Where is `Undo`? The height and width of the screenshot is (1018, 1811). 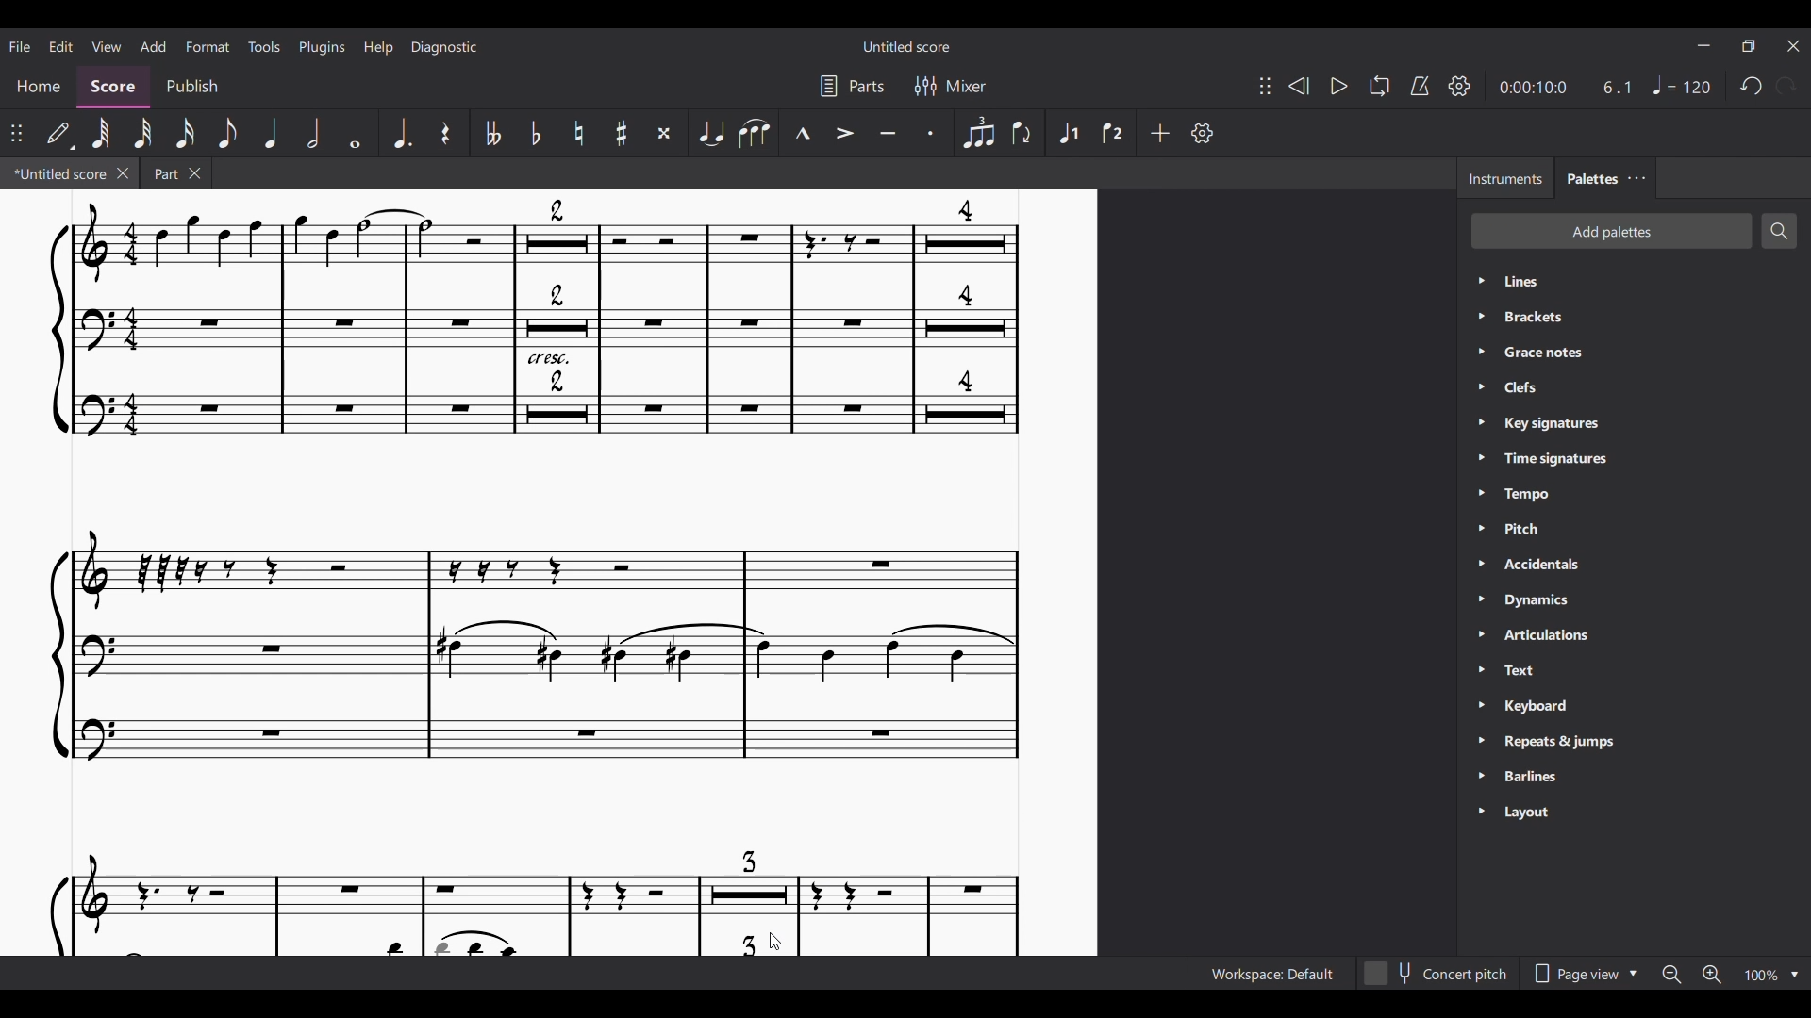
Undo is located at coordinates (1751, 87).